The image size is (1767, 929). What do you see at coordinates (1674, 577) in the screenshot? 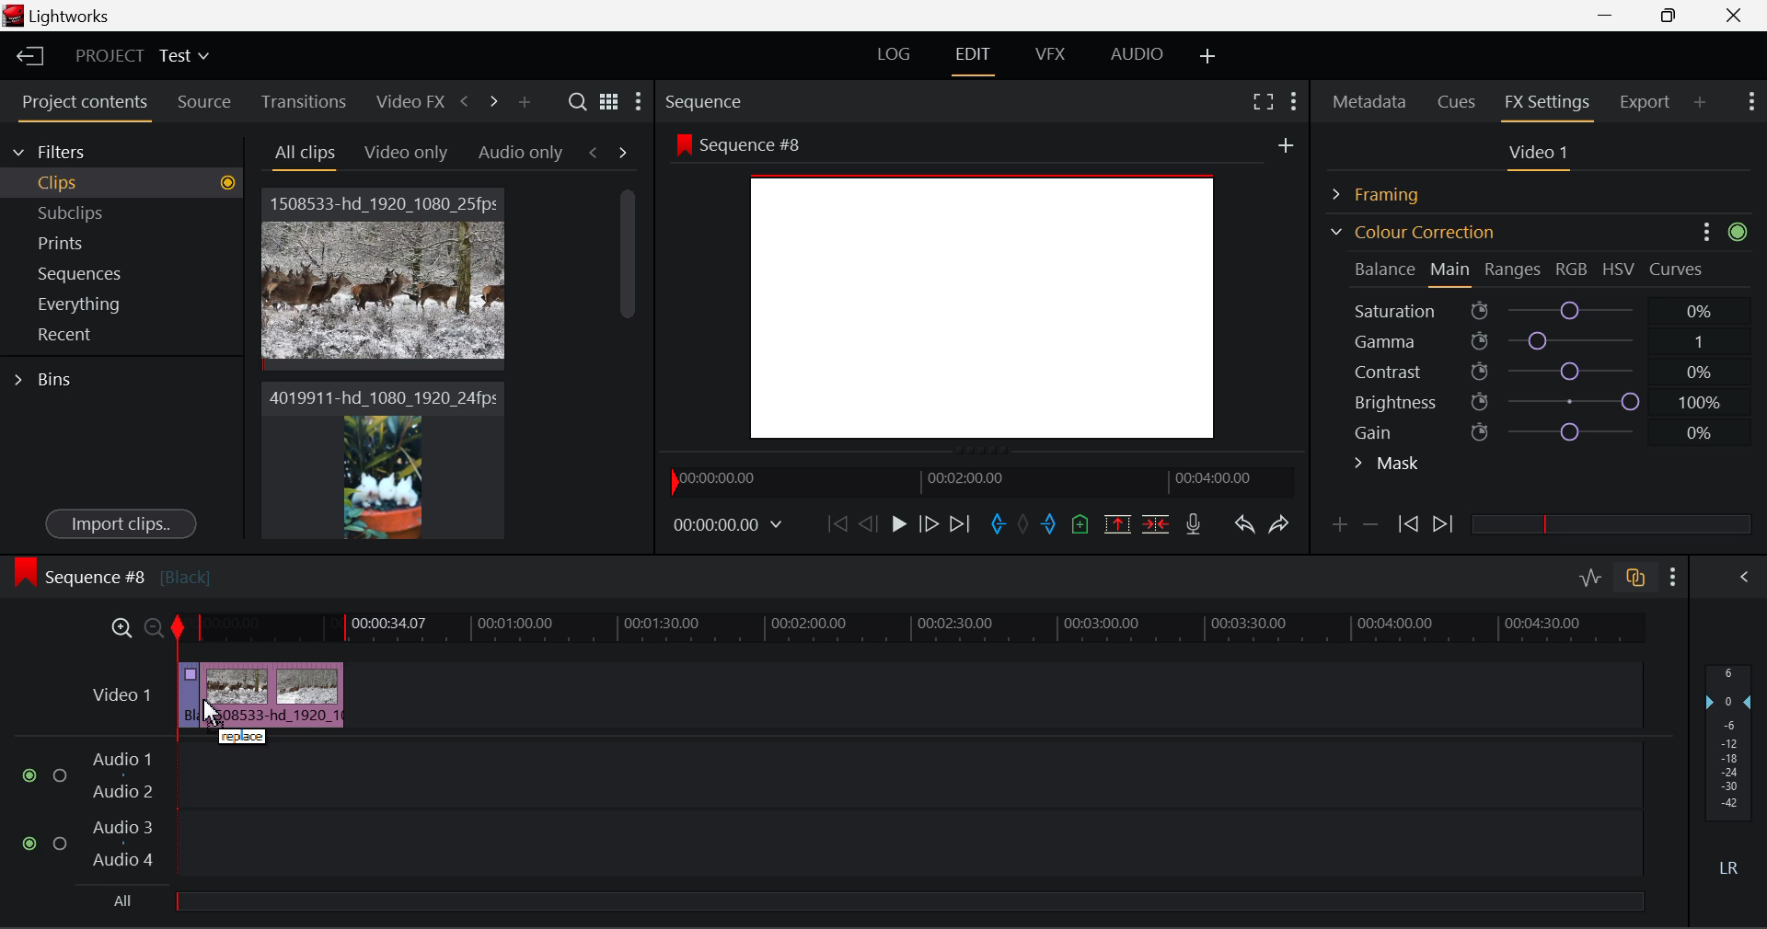
I see `Show Settings` at bounding box center [1674, 577].